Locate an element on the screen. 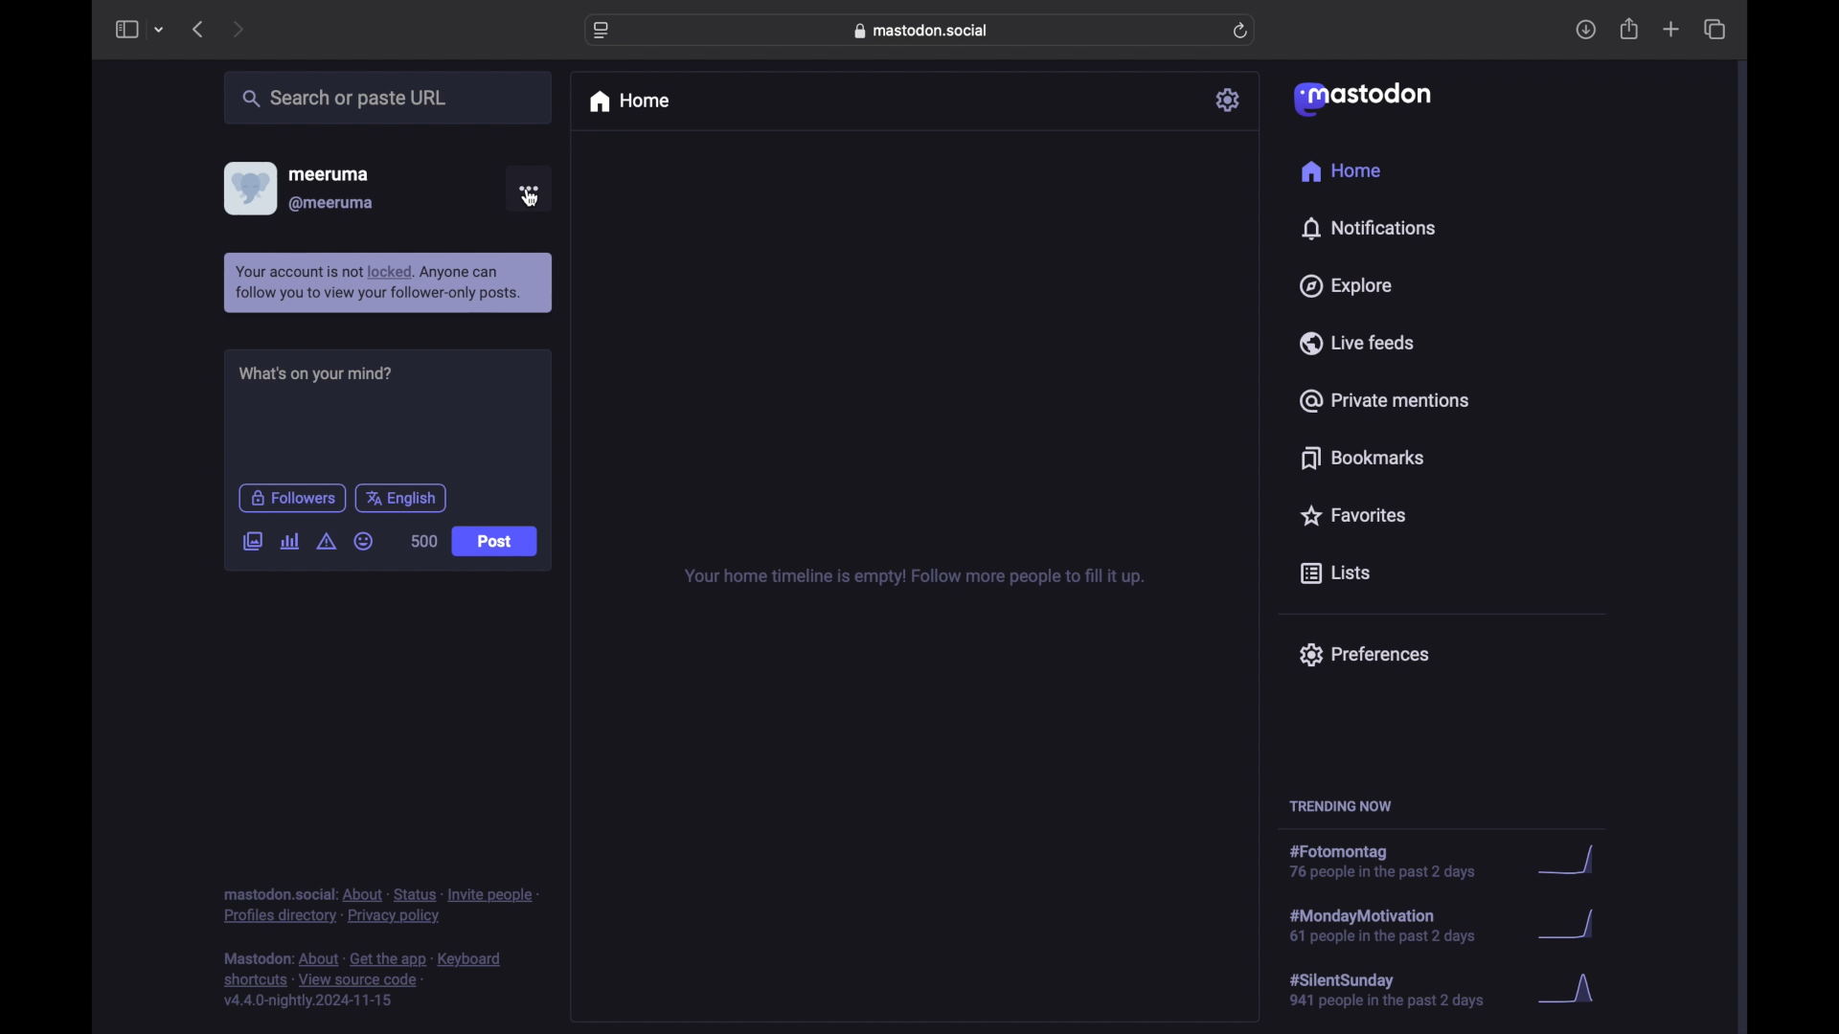 This screenshot has width=1839, height=1034. your home timeline is empty! follow more people to fill it up is located at coordinates (916, 576).